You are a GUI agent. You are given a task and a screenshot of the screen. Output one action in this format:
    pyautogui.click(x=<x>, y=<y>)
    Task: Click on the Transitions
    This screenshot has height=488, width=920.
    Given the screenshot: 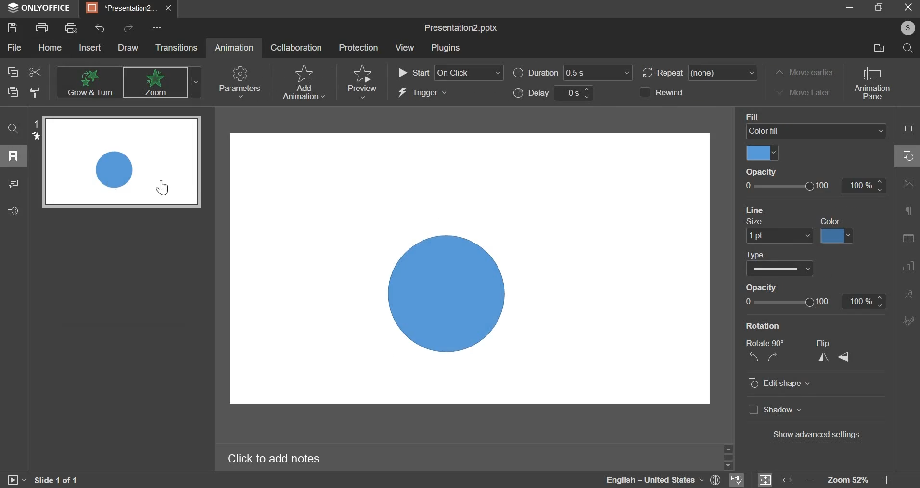 What is the action you would take?
    pyautogui.click(x=179, y=48)
    